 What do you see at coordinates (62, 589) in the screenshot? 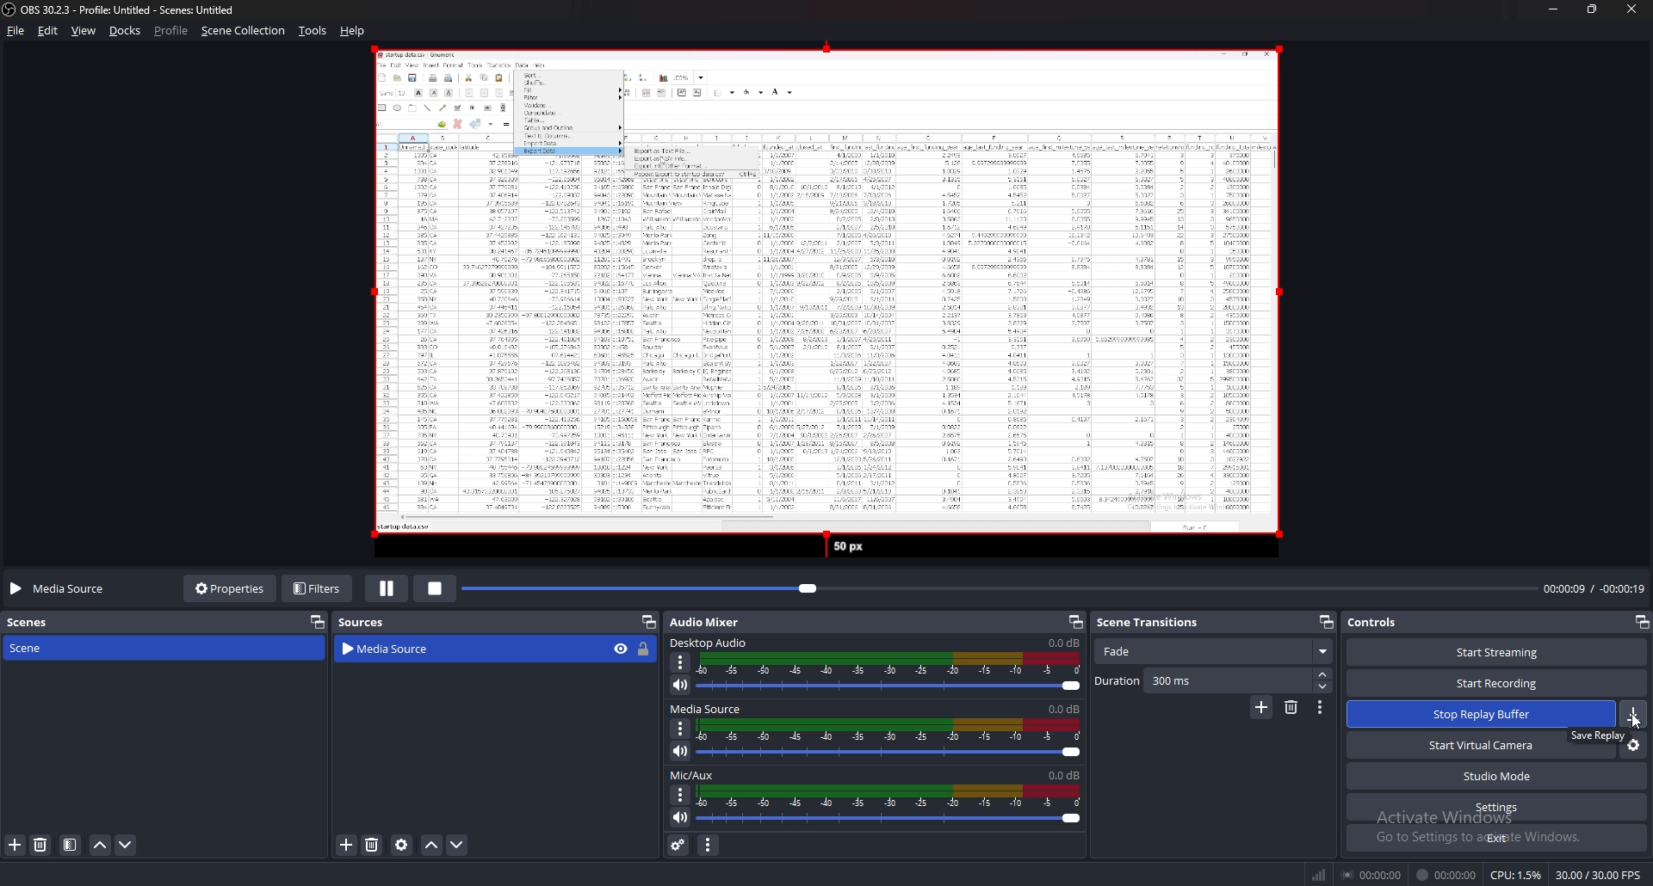
I see `media source` at bounding box center [62, 589].